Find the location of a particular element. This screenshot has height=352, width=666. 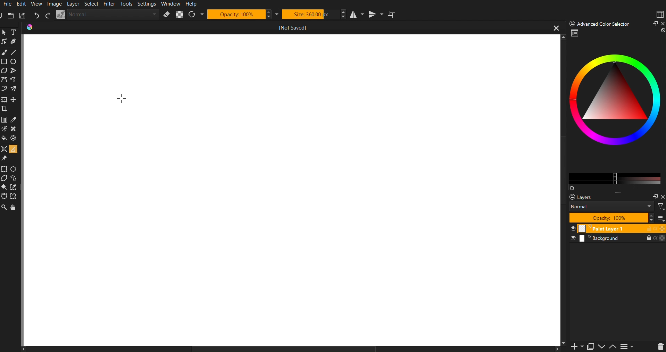

Move is located at coordinates (14, 207).